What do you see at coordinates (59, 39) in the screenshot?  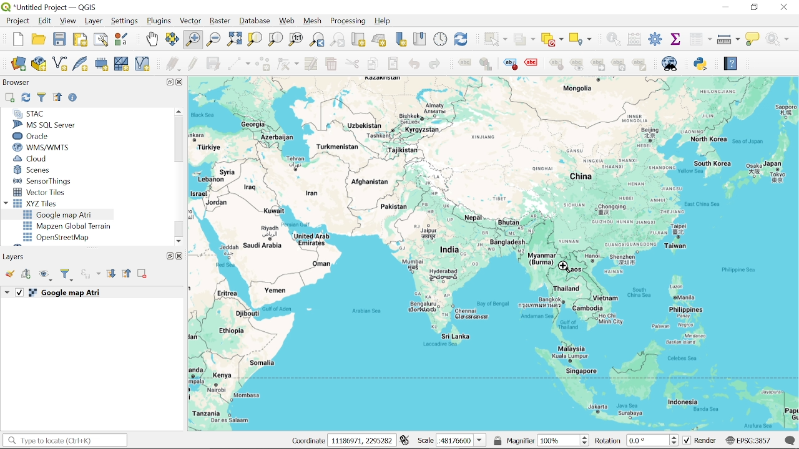 I see `Save project` at bounding box center [59, 39].